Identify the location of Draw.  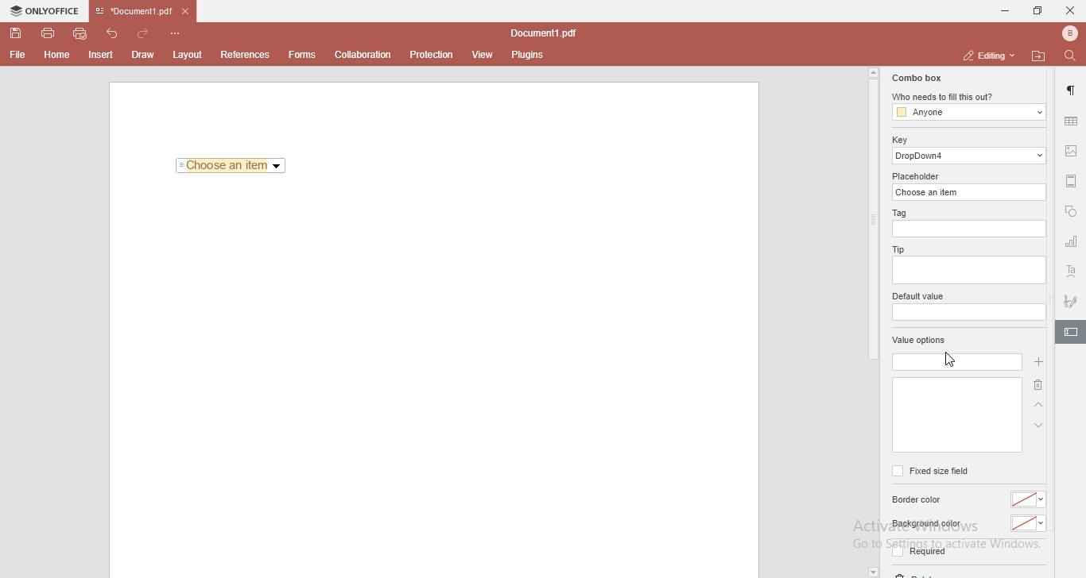
(146, 54).